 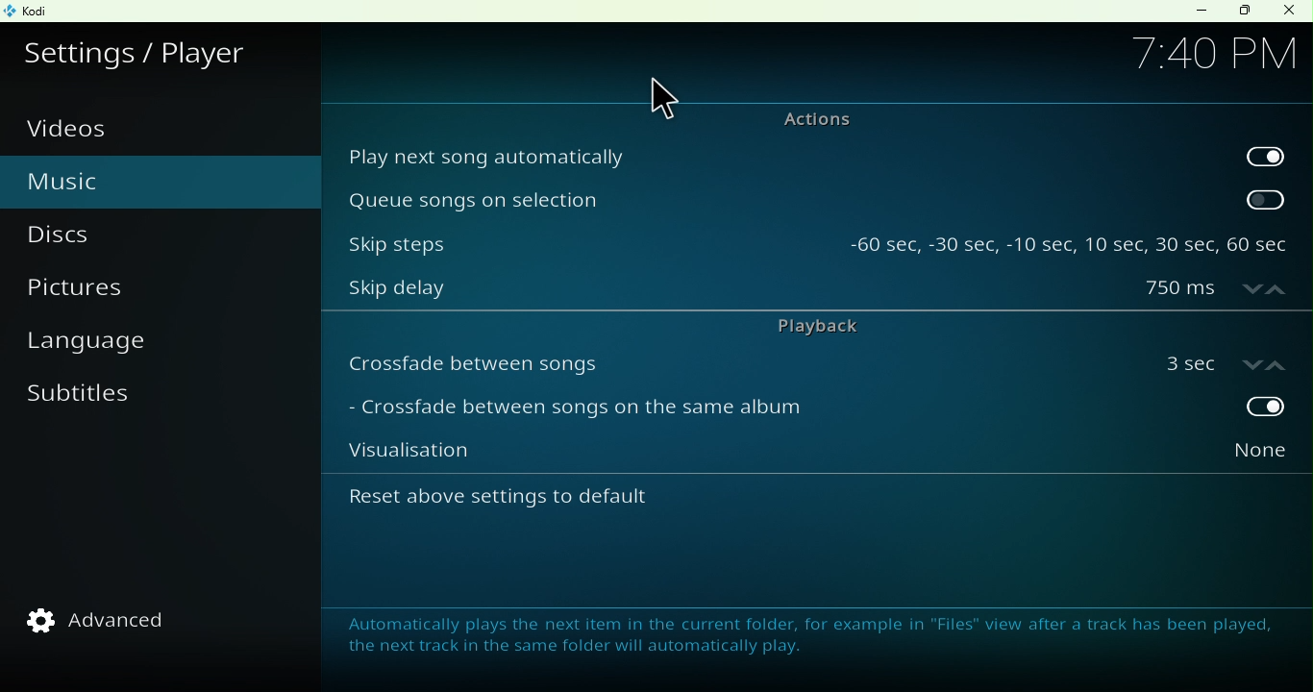 What do you see at coordinates (141, 49) in the screenshot?
I see `Settings/Player` at bounding box center [141, 49].